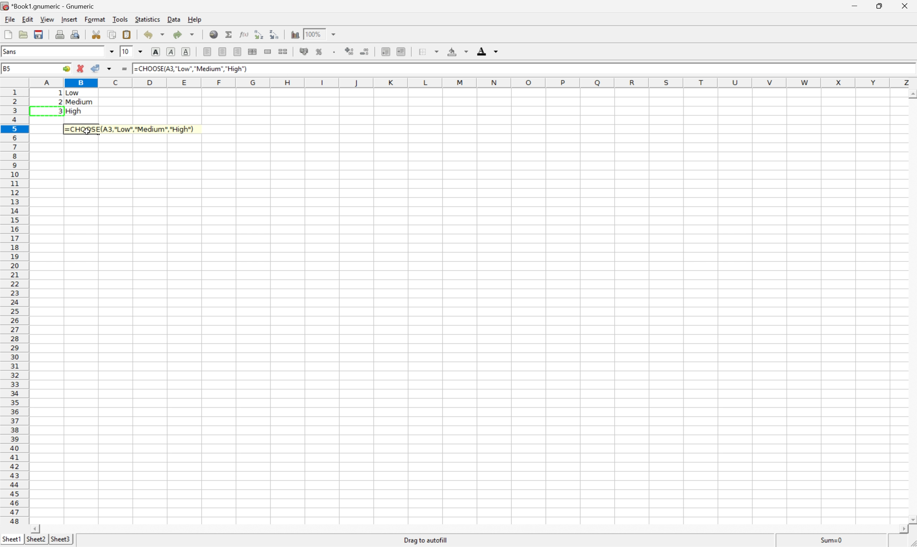 The width and height of the screenshot is (917, 547). What do you see at coordinates (318, 52) in the screenshot?
I see `Format the selection as percentage` at bounding box center [318, 52].